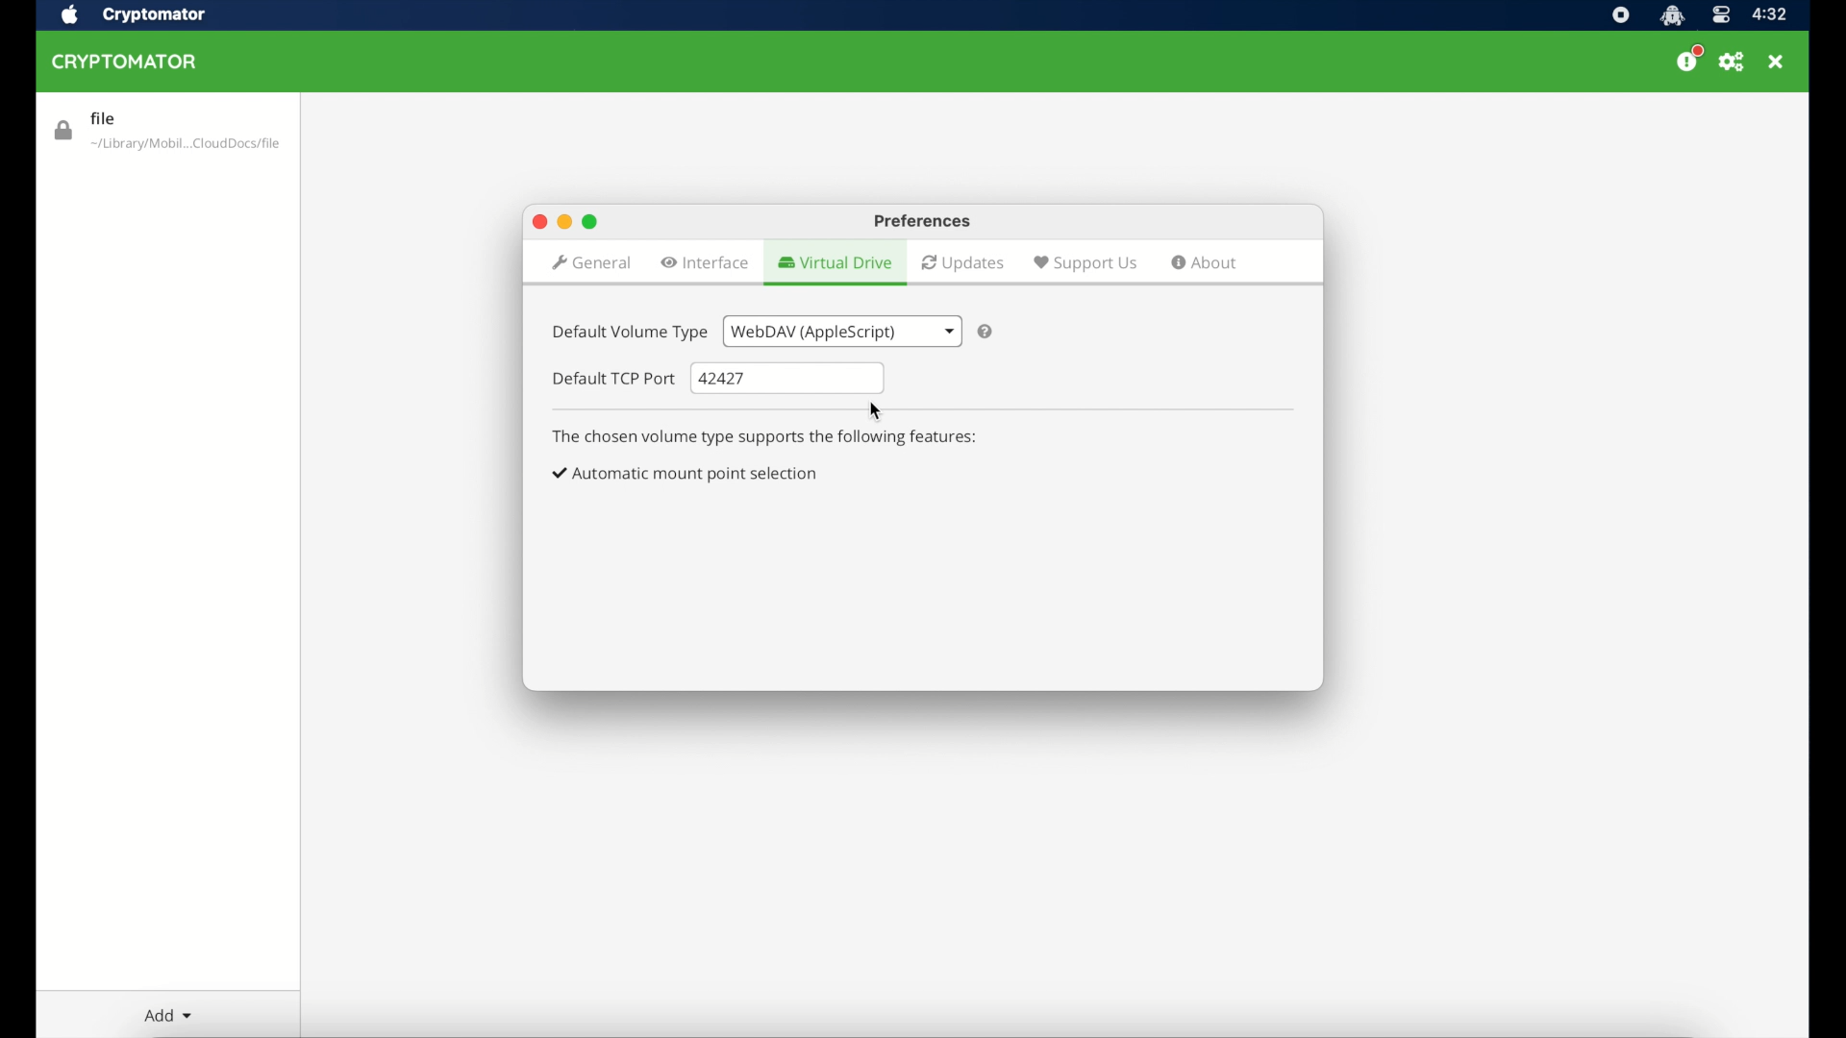 The width and height of the screenshot is (1846, 1038). I want to click on apple icon, so click(67, 15).